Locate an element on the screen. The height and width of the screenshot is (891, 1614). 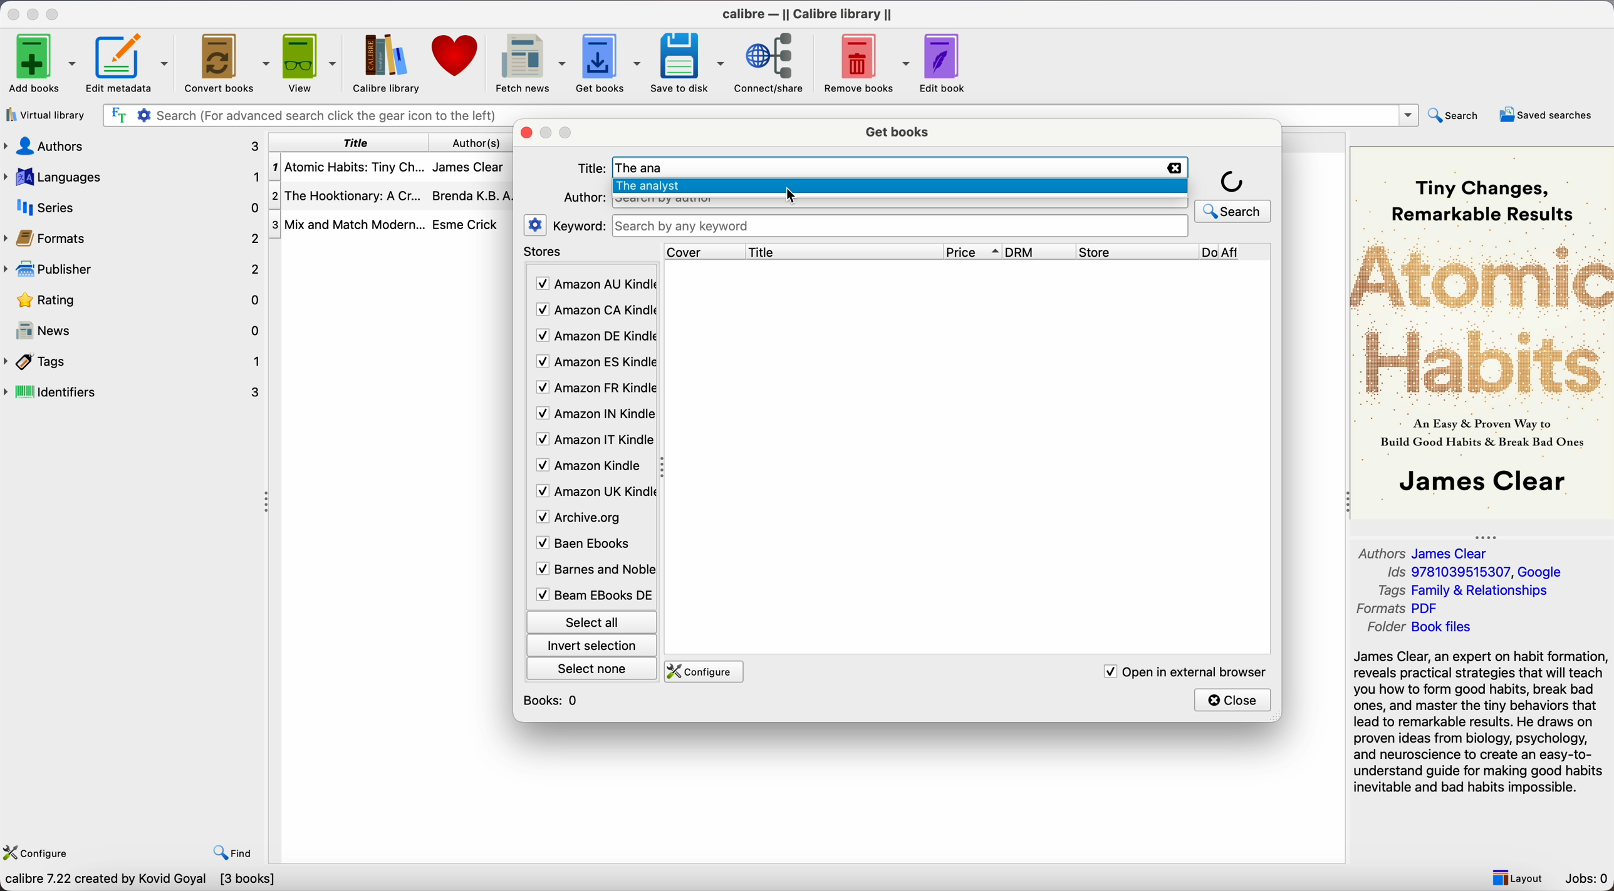
close app is located at coordinates (12, 13).